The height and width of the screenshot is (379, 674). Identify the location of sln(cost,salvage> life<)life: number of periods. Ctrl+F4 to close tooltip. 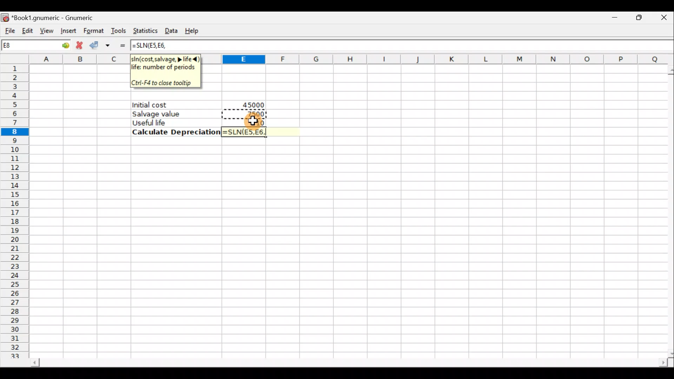
(167, 71).